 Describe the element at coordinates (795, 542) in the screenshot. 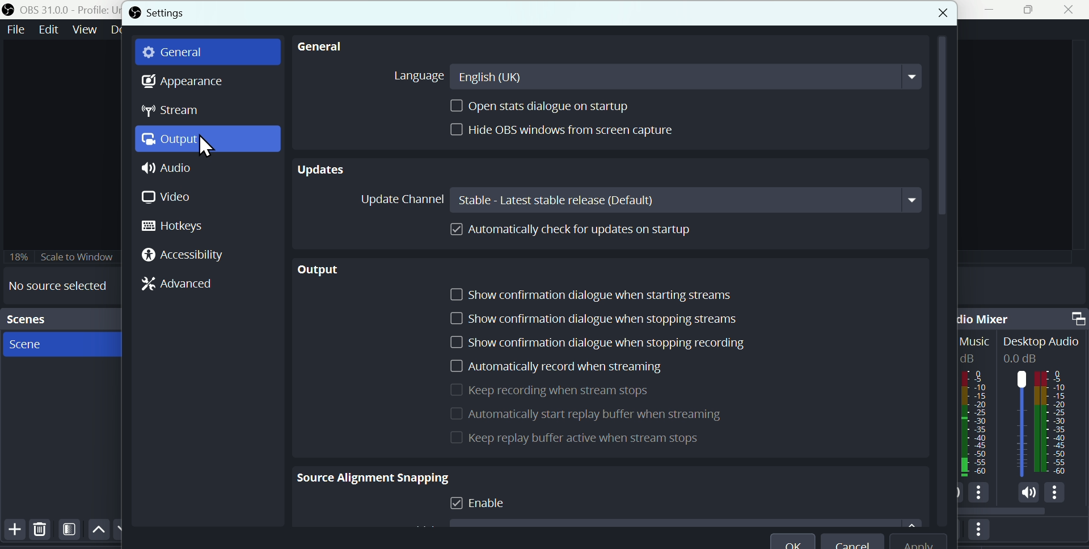

I see `O K` at that location.